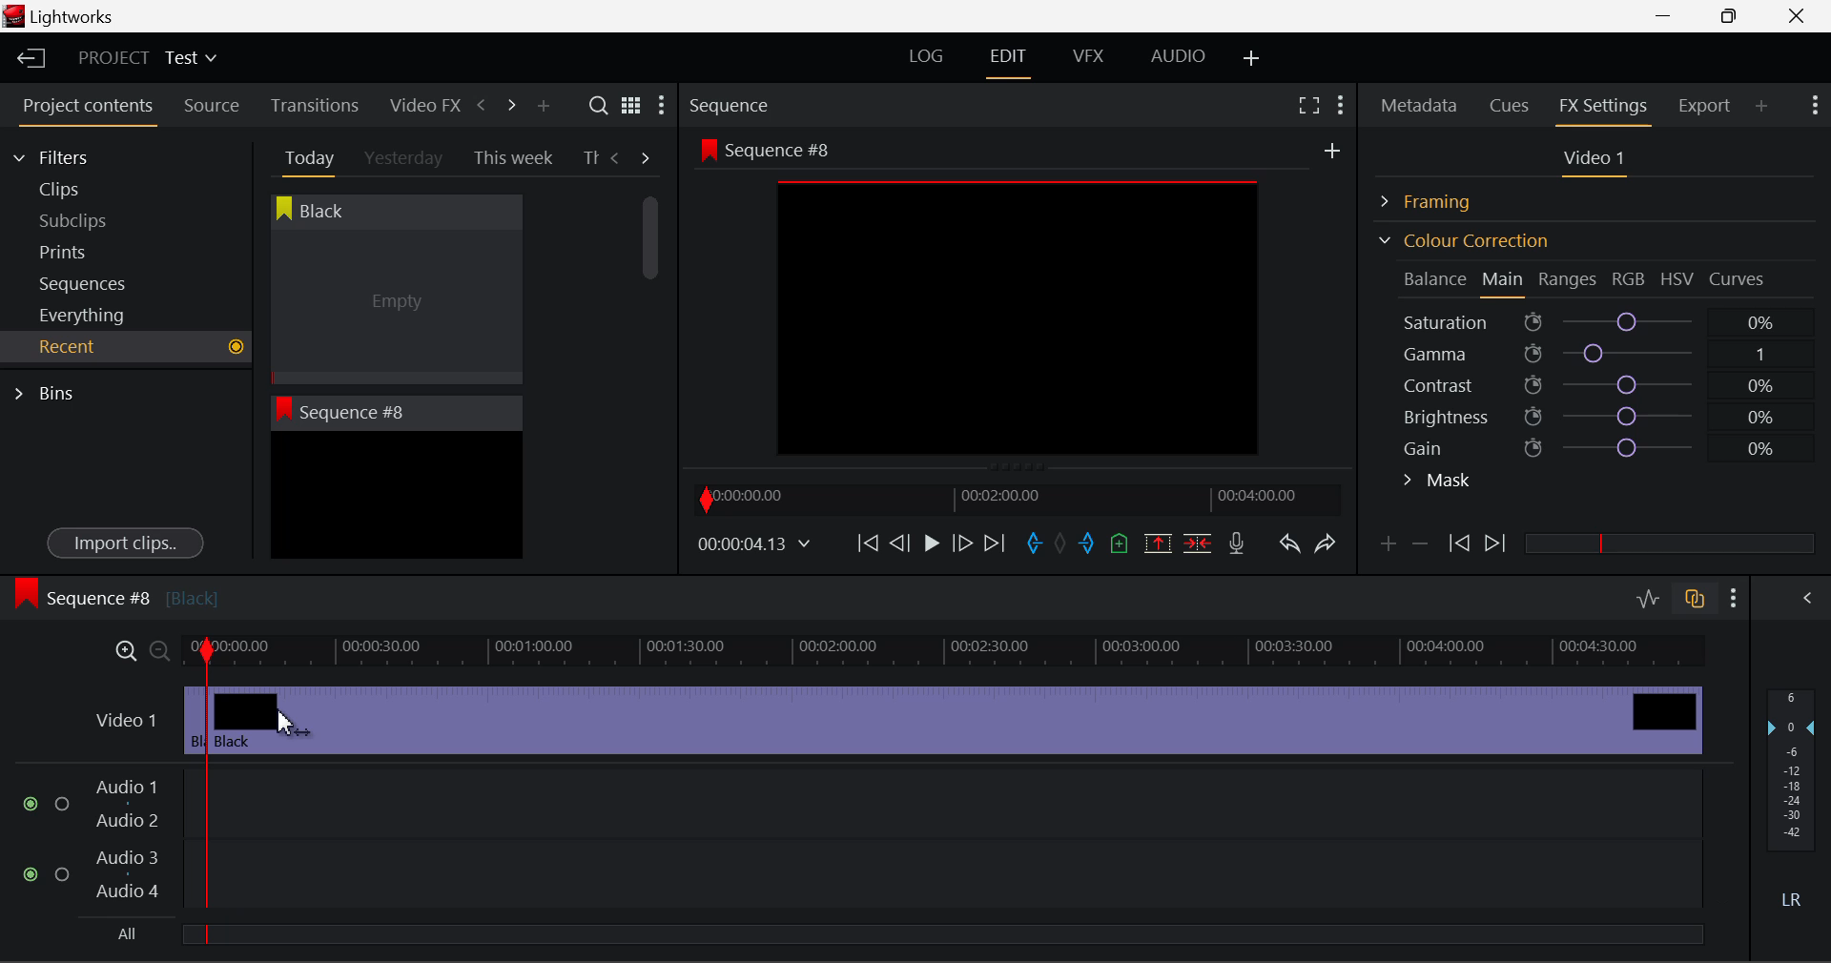 The image size is (1831, 963). What do you see at coordinates (1809, 596) in the screenshot?
I see `Show Audio Mix` at bounding box center [1809, 596].